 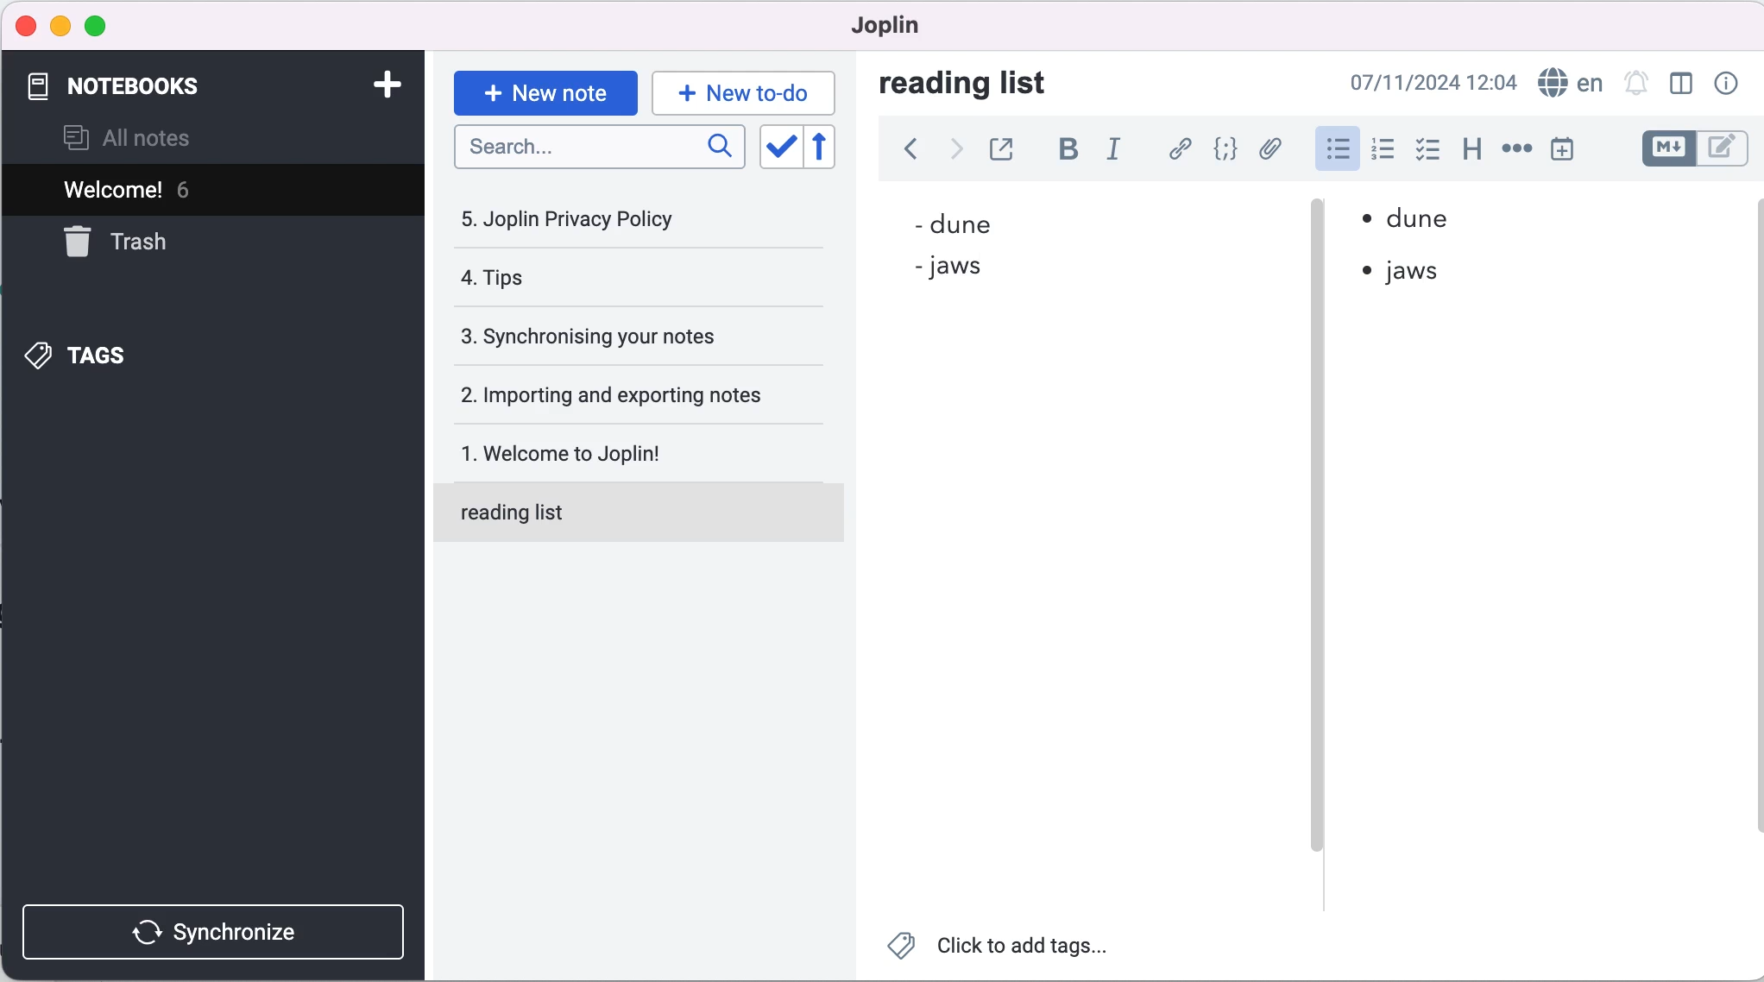 I want to click on welcome! 6, so click(x=192, y=191).